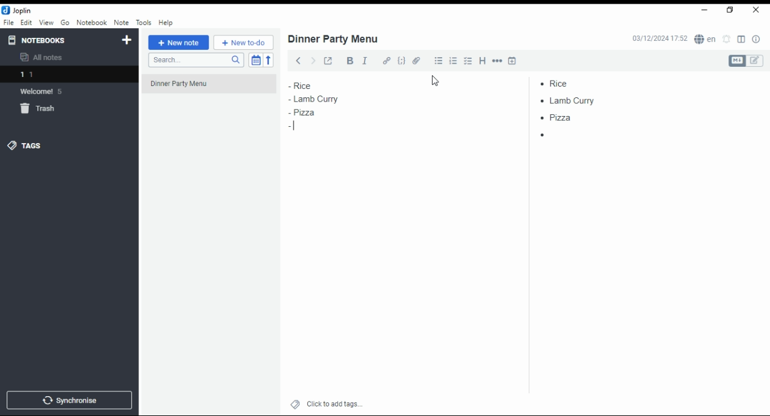  Describe the element at coordinates (40, 109) in the screenshot. I see `trash` at that location.